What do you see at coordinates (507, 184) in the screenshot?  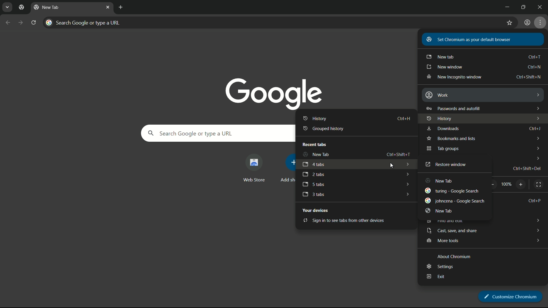 I see `scale factor` at bounding box center [507, 184].